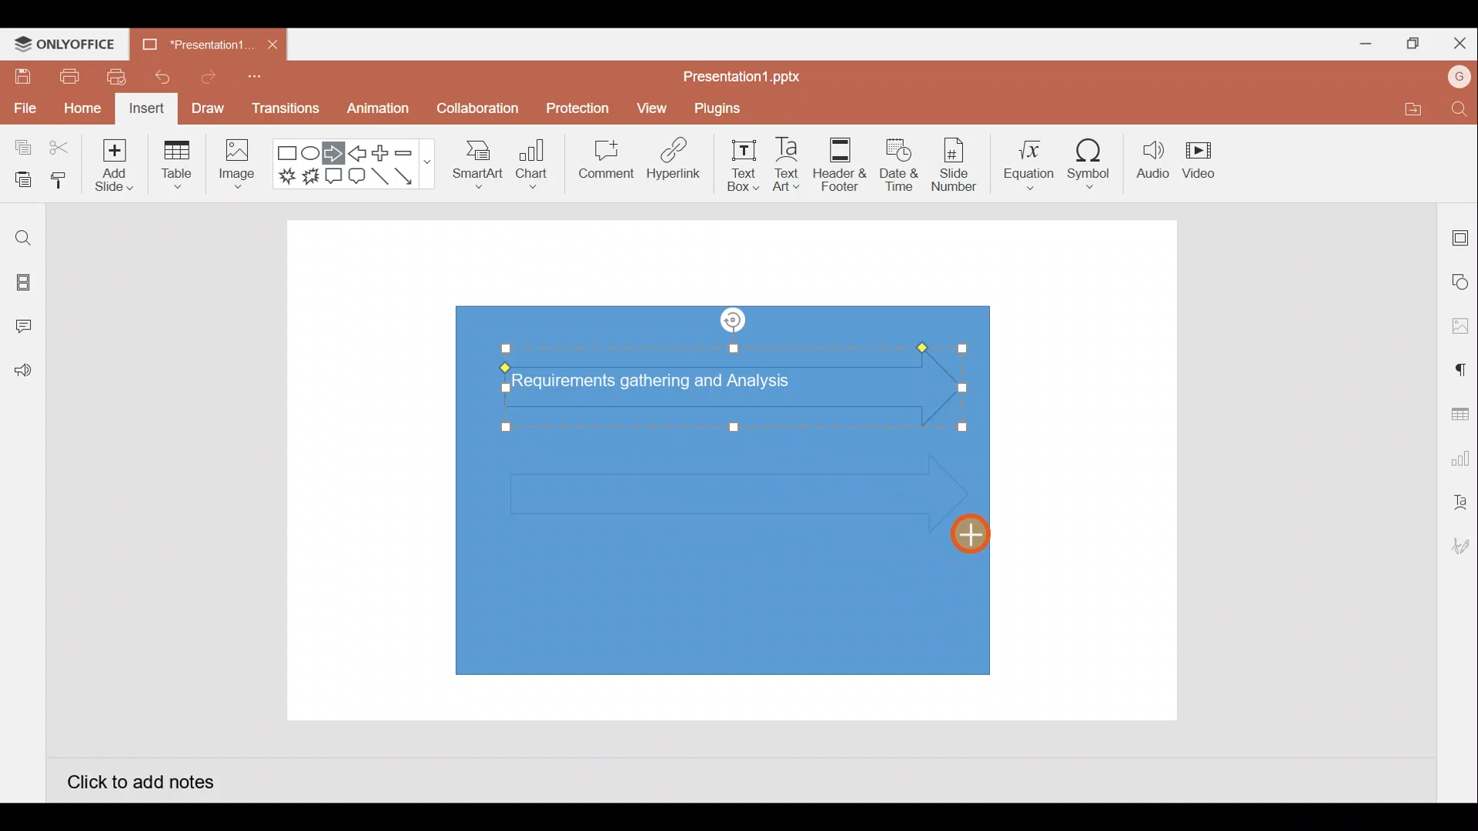  I want to click on Click to add notes, so click(140, 780).